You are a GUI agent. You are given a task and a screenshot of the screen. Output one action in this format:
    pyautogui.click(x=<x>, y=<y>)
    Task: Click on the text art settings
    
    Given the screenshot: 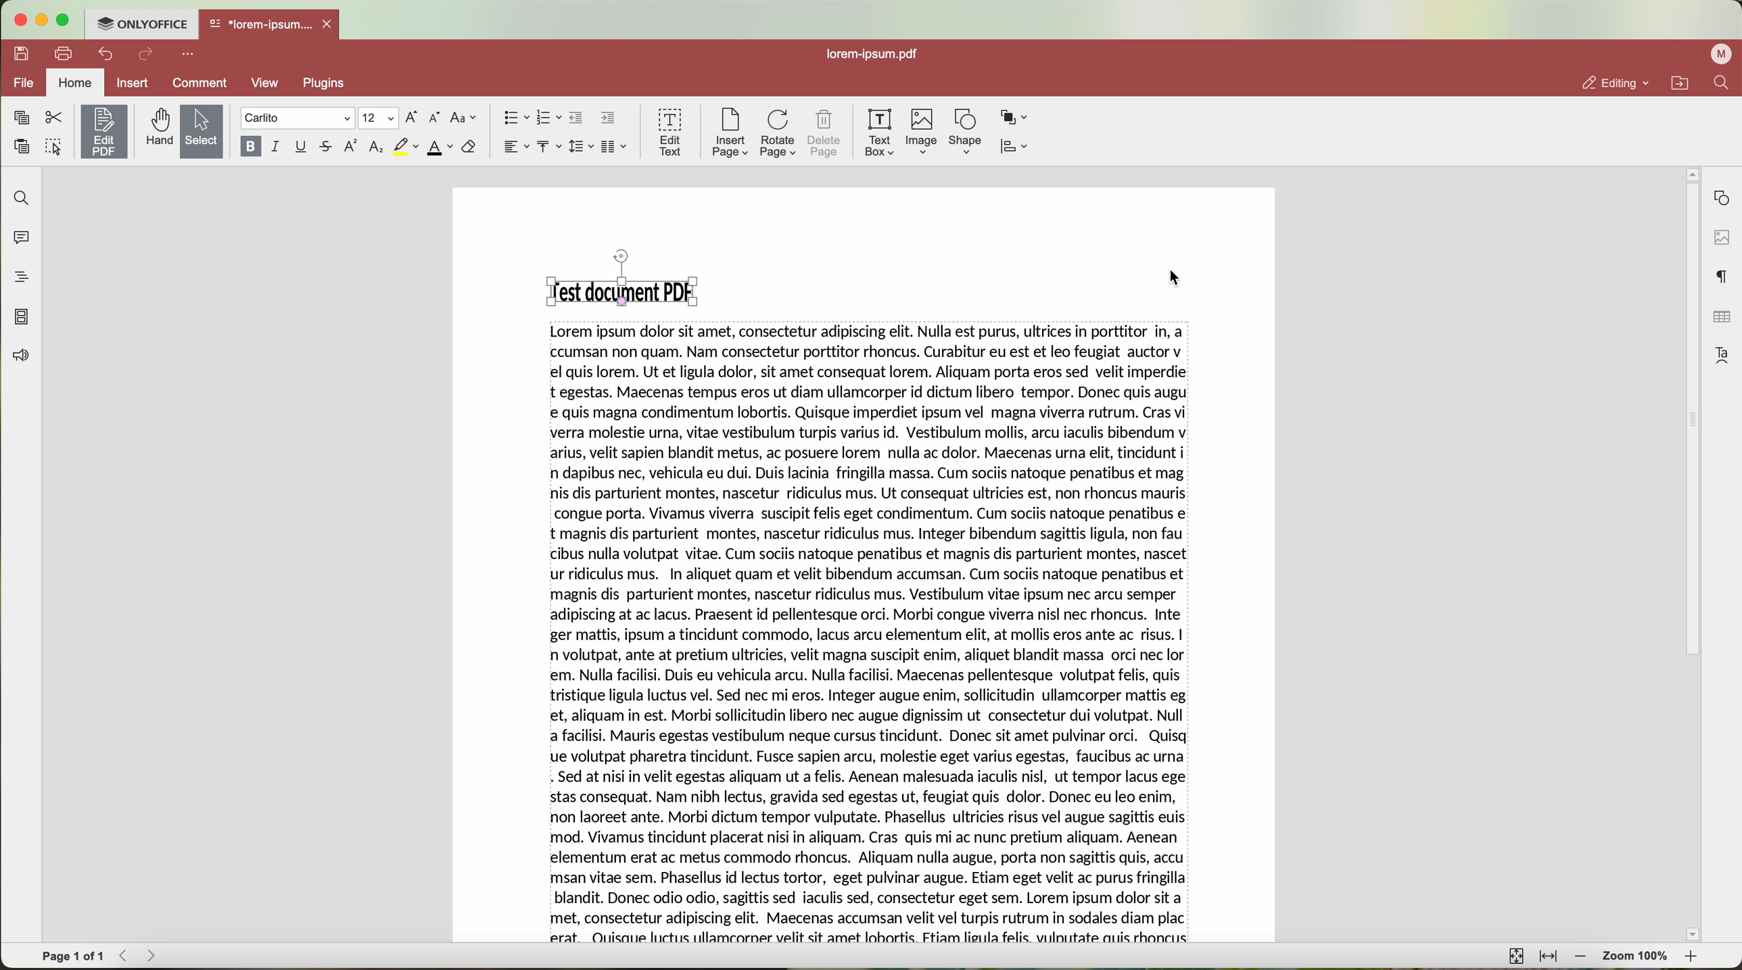 What is the action you would take?
    pyautogui.click(x=1722, y=355)
    